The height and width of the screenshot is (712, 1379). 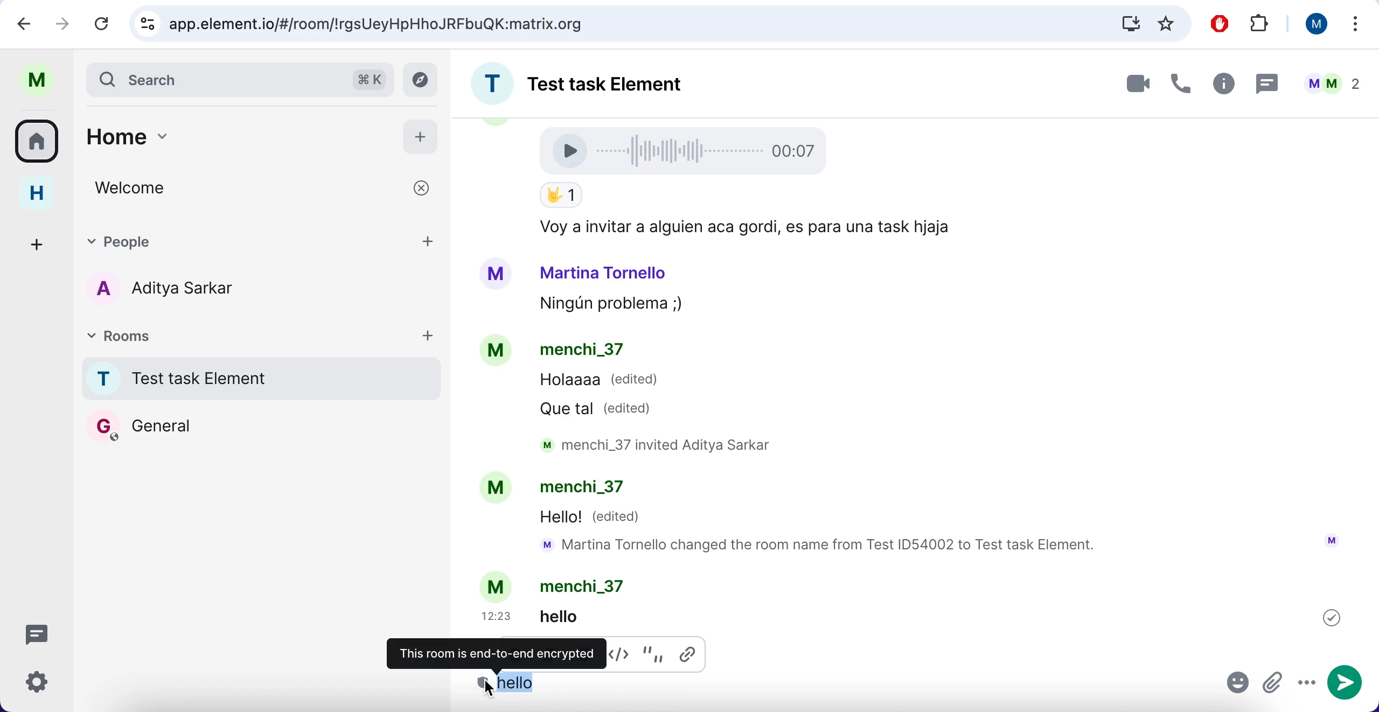 I want to click on explore rooms, so click(x=423, y=80).